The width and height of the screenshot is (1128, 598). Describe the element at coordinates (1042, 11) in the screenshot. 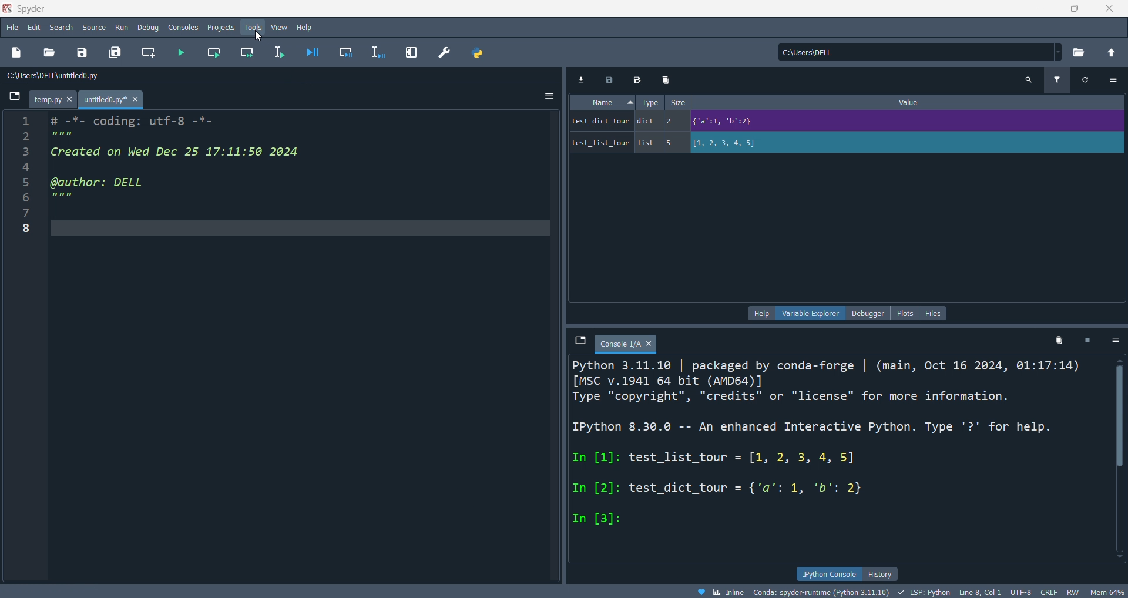

I see `minimize` at that location.